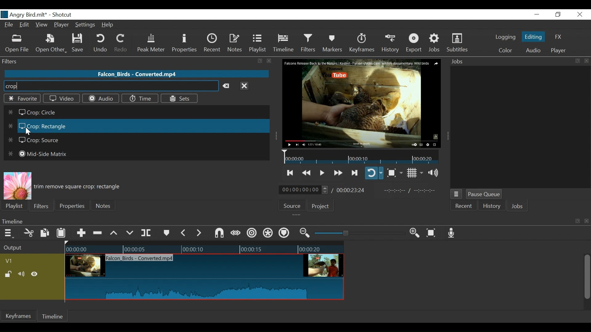 This screenshot has height=332, width=591. I want to click on Sets, so click(179, 98).